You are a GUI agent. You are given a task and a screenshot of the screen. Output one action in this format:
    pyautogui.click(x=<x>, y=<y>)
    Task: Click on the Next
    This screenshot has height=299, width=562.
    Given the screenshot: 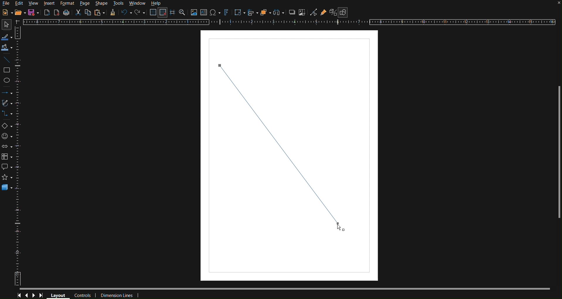 What is the action you would take?
    pyautogui.click(x=34, y=295)
    